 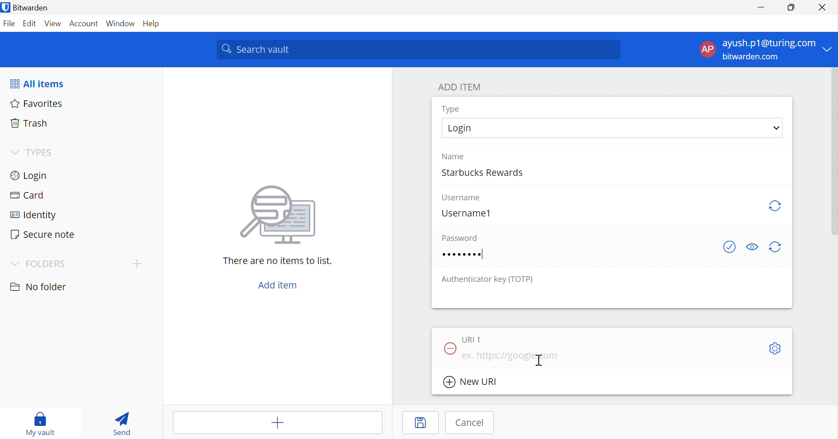 What do you see at coordinates (776, 348) in the screenshot?
I see `Settings` at bounding box center [776, 348].